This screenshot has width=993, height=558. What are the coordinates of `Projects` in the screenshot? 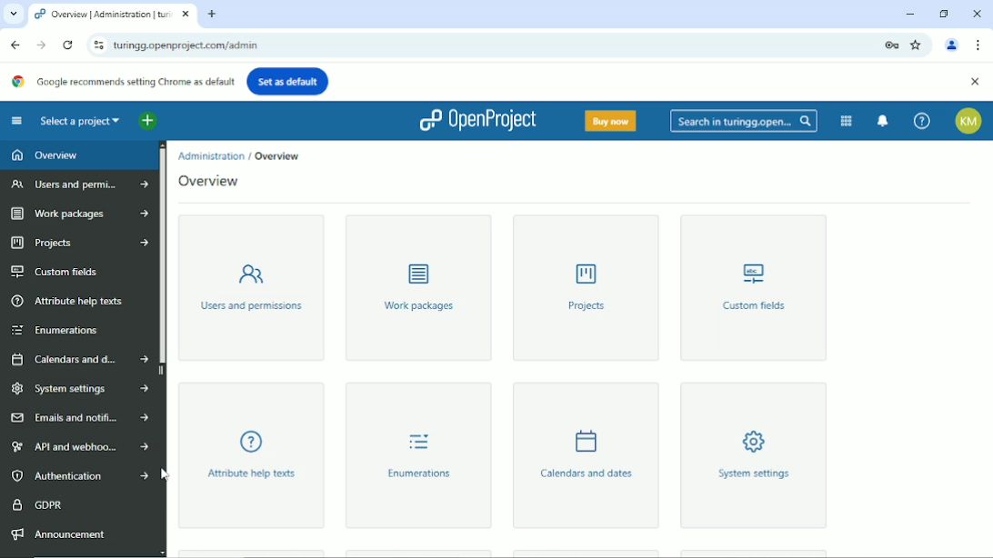 It's located at (587, 288).